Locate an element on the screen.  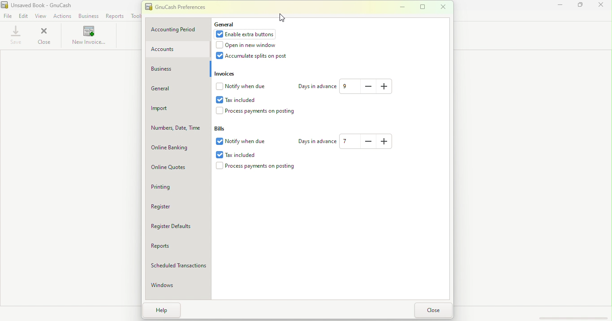
Notify when due is located at coordinates (241, 142).